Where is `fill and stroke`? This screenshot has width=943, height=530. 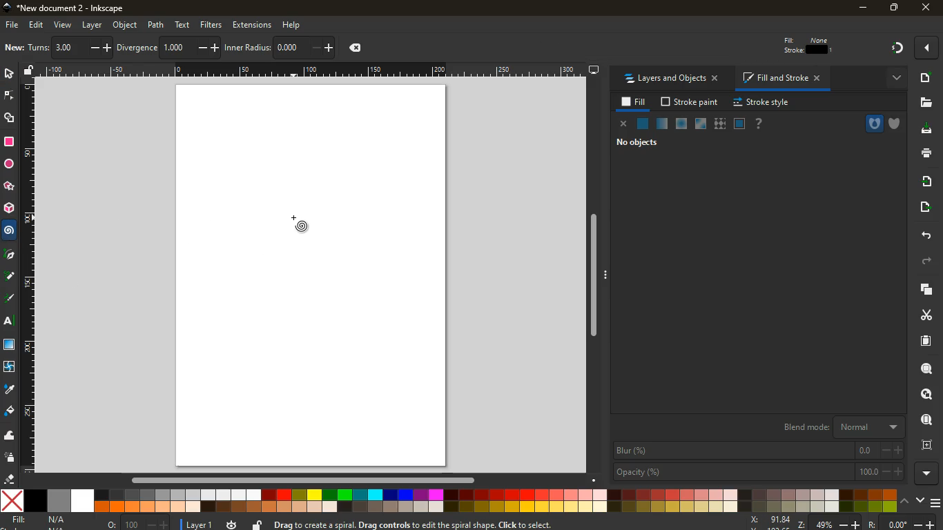
fill and stroke is located at coordinates (781, 79).